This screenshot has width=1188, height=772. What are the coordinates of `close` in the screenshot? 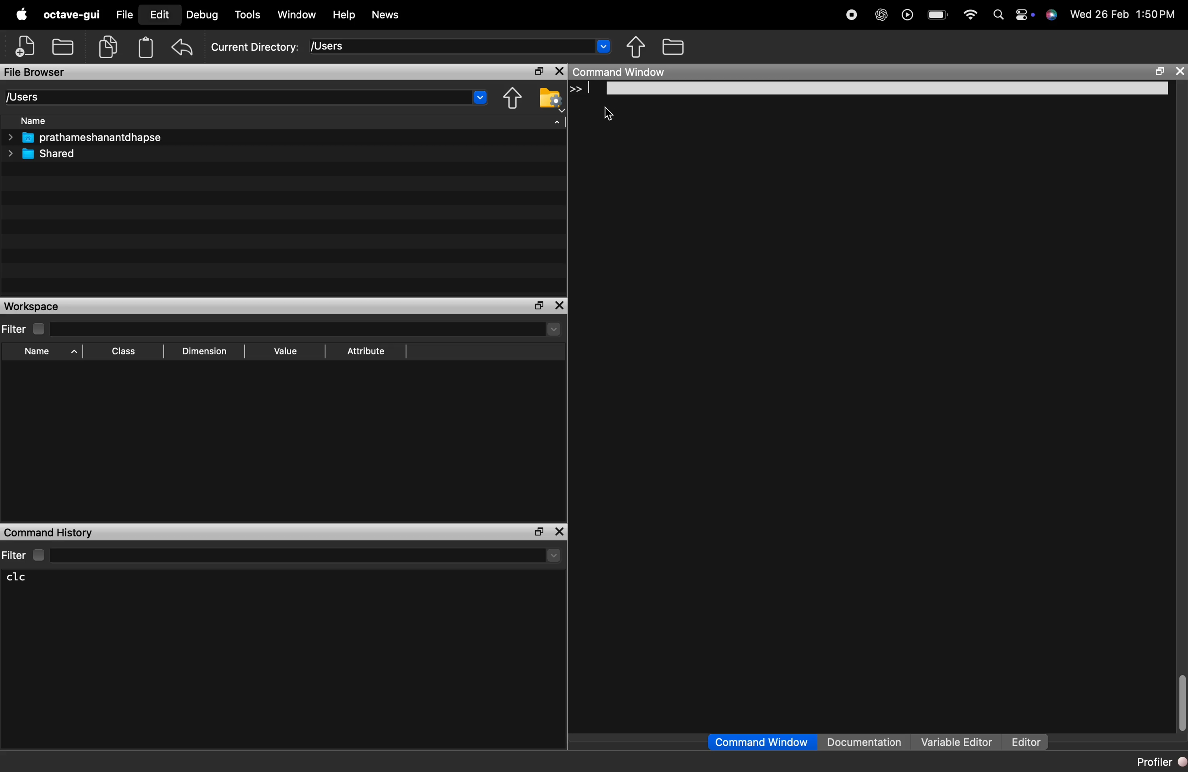 It's located at (560, 531).